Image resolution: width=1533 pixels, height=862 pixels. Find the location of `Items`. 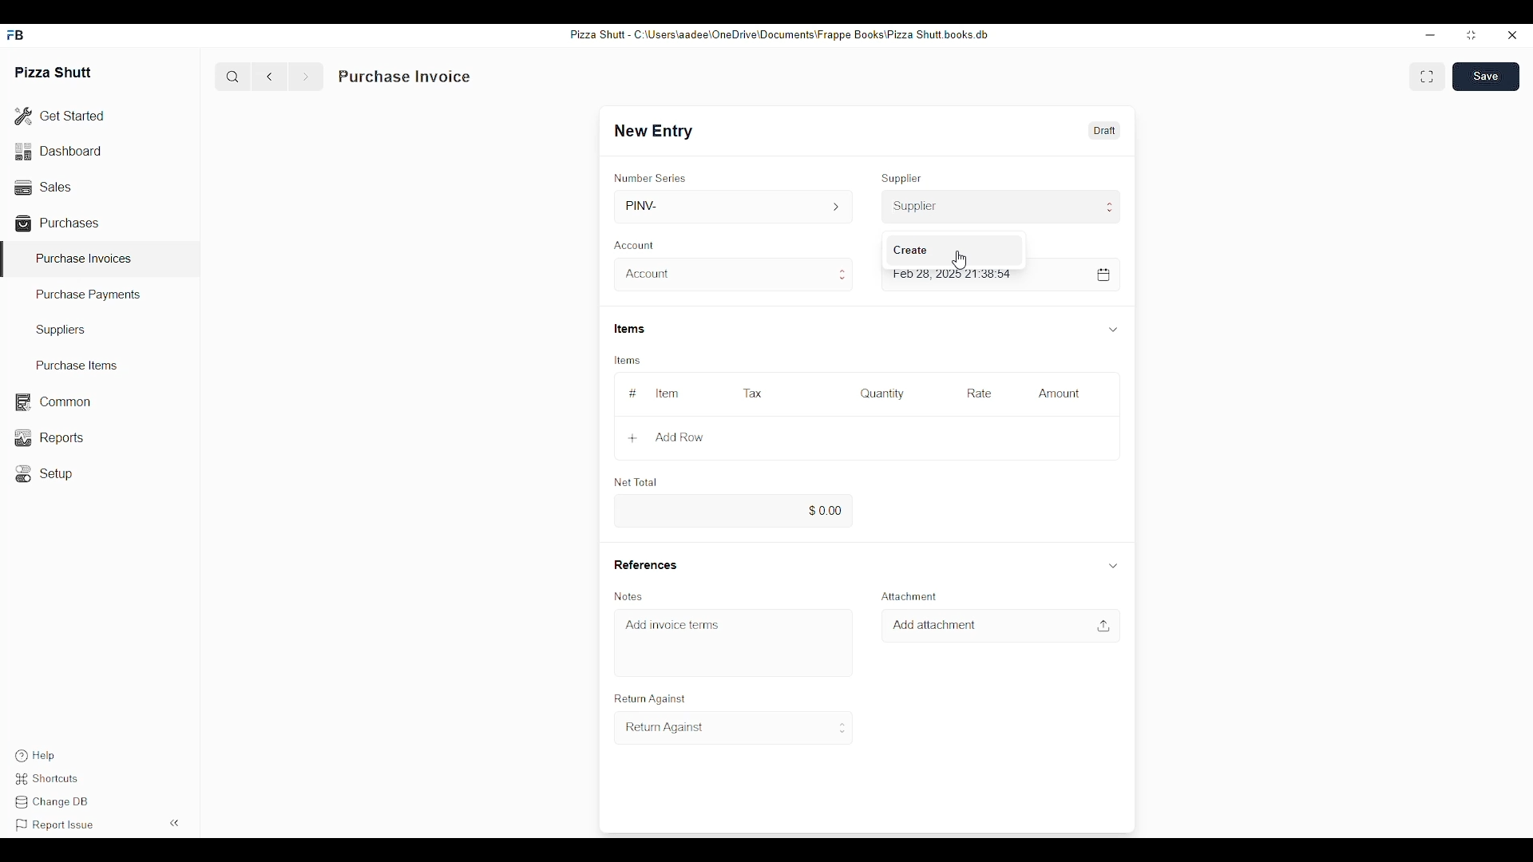

Items is located at coordinates (627, 328).